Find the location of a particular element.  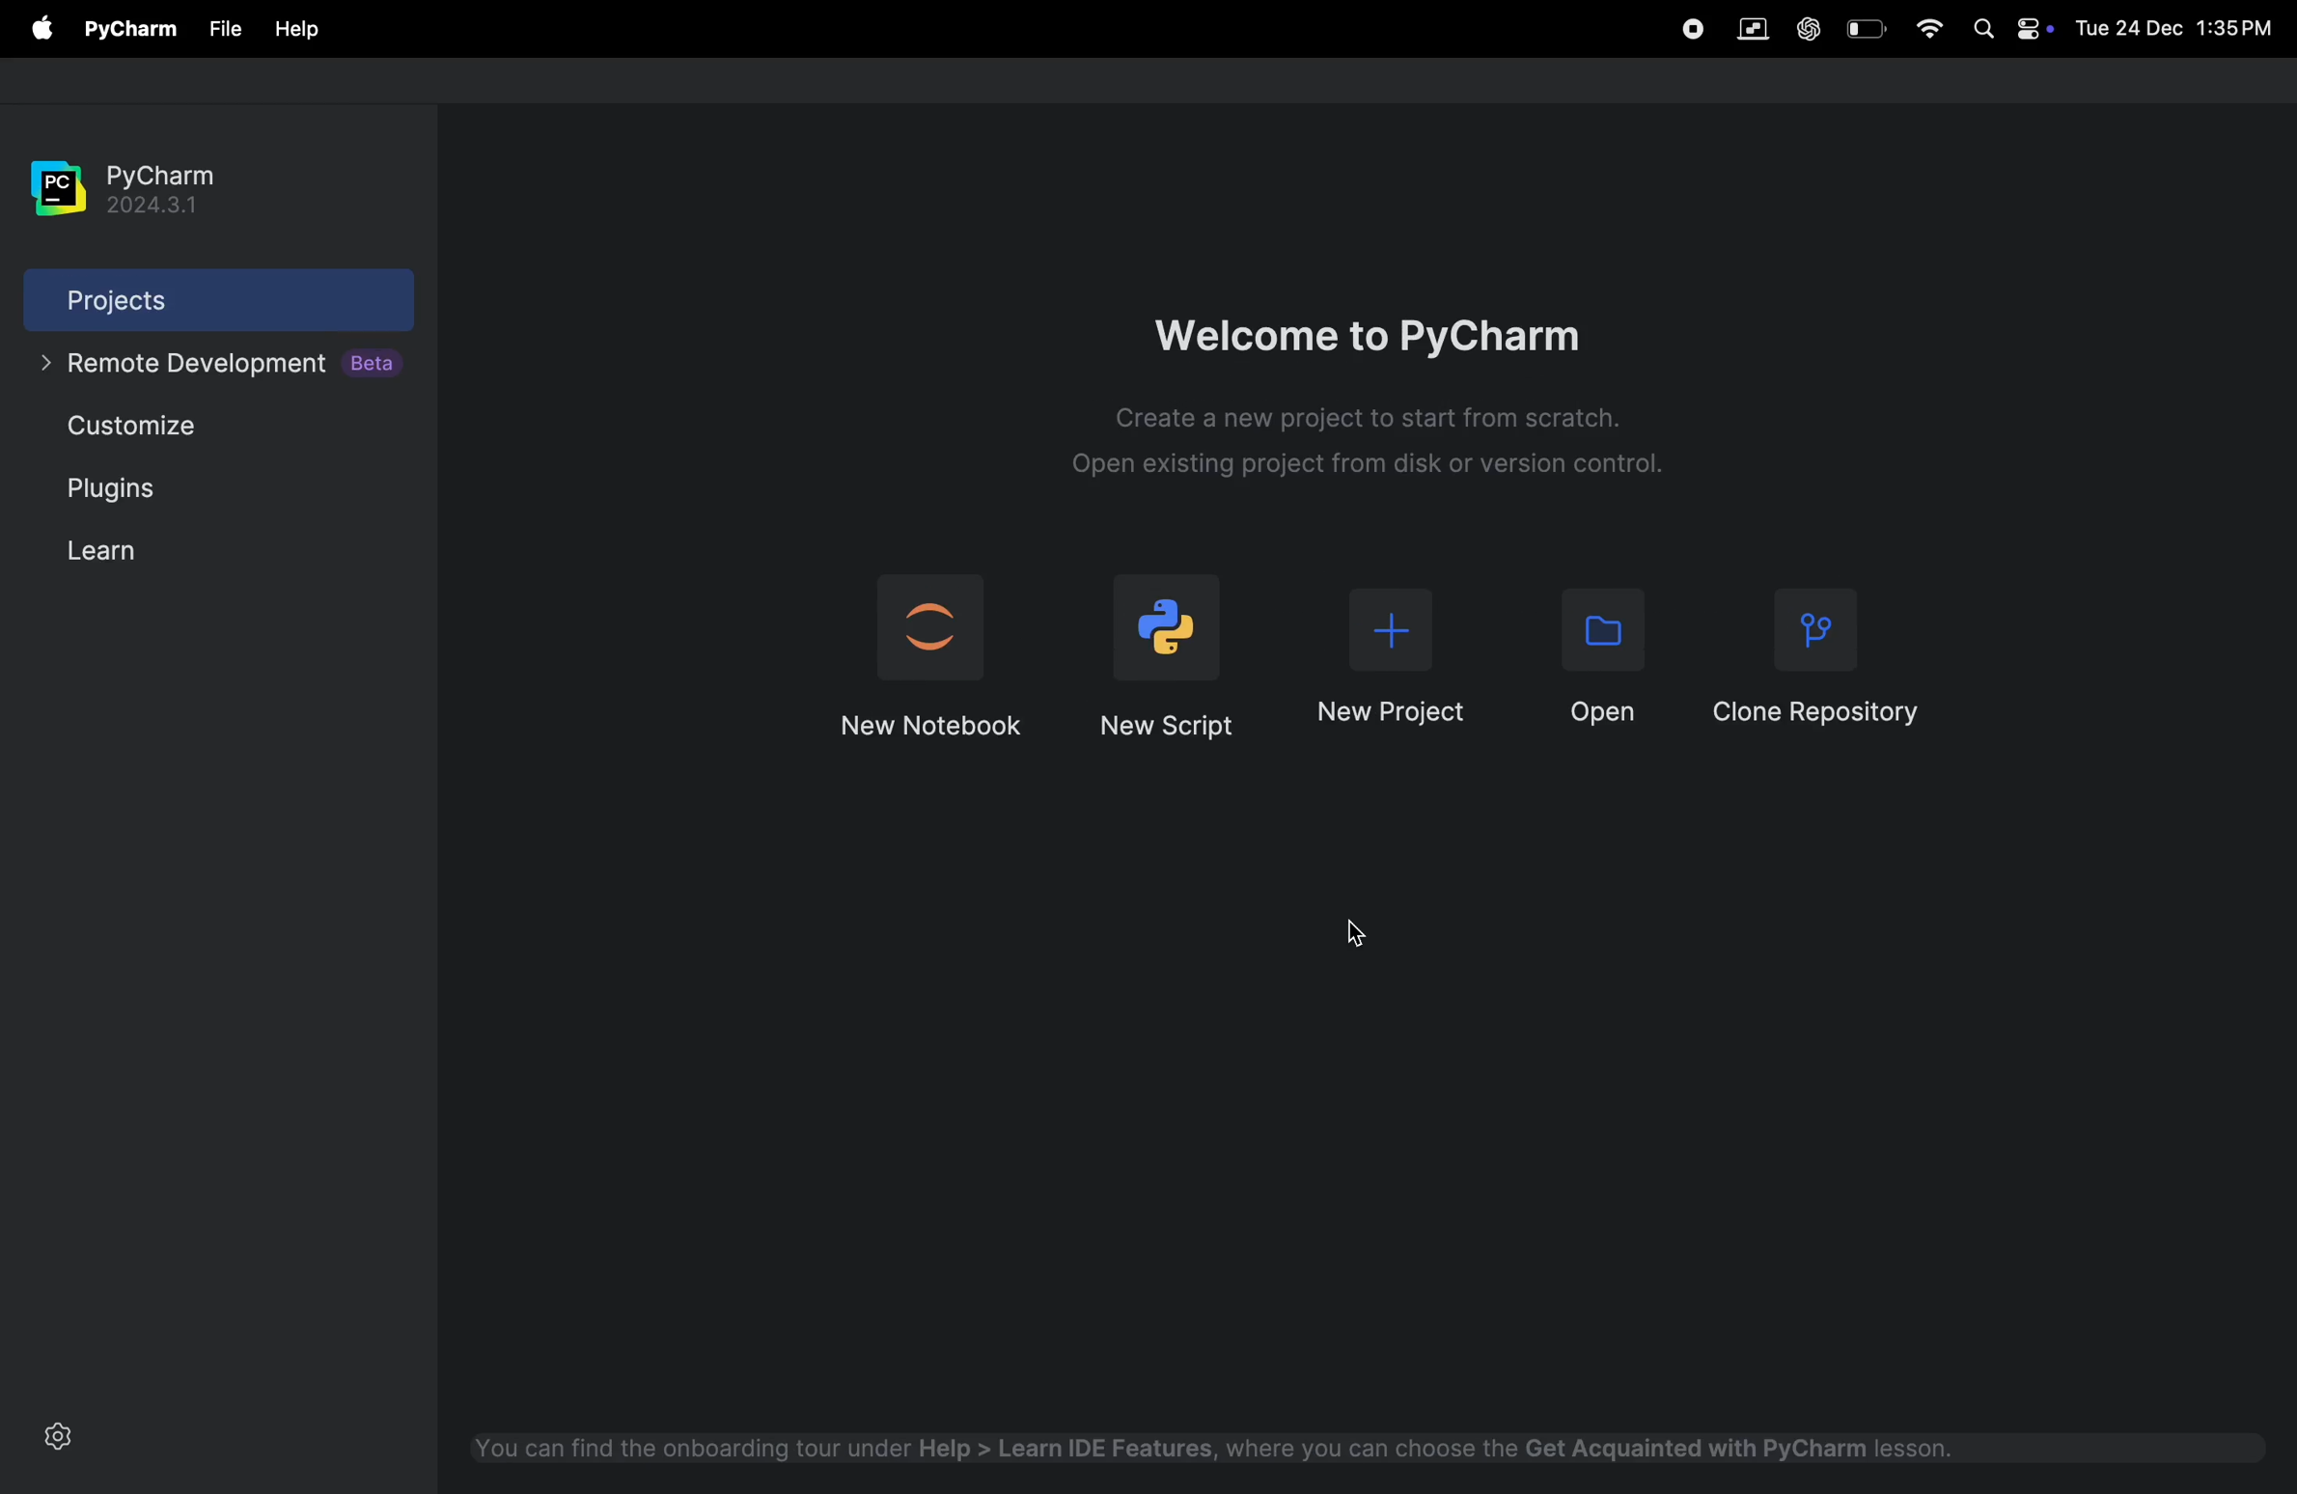

open is located at coordinates (1589, 655).